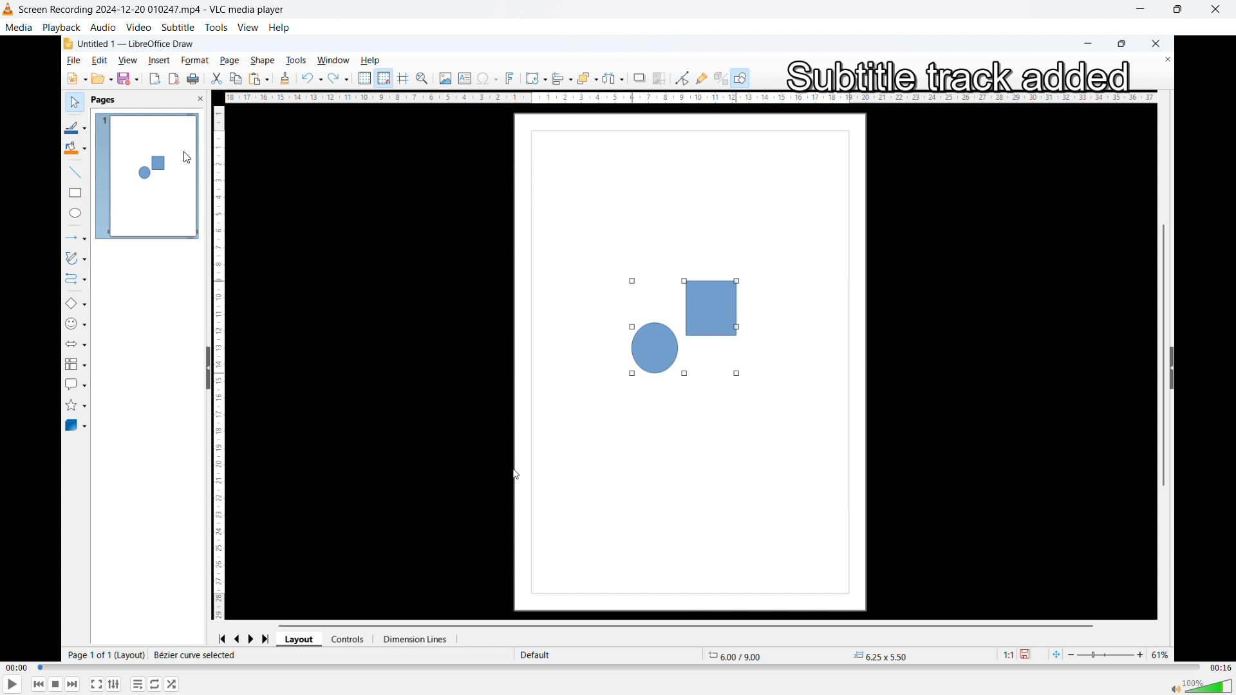 The width and height of the screenshot is (1236, 695). I want to click on page, so click(229, 60).